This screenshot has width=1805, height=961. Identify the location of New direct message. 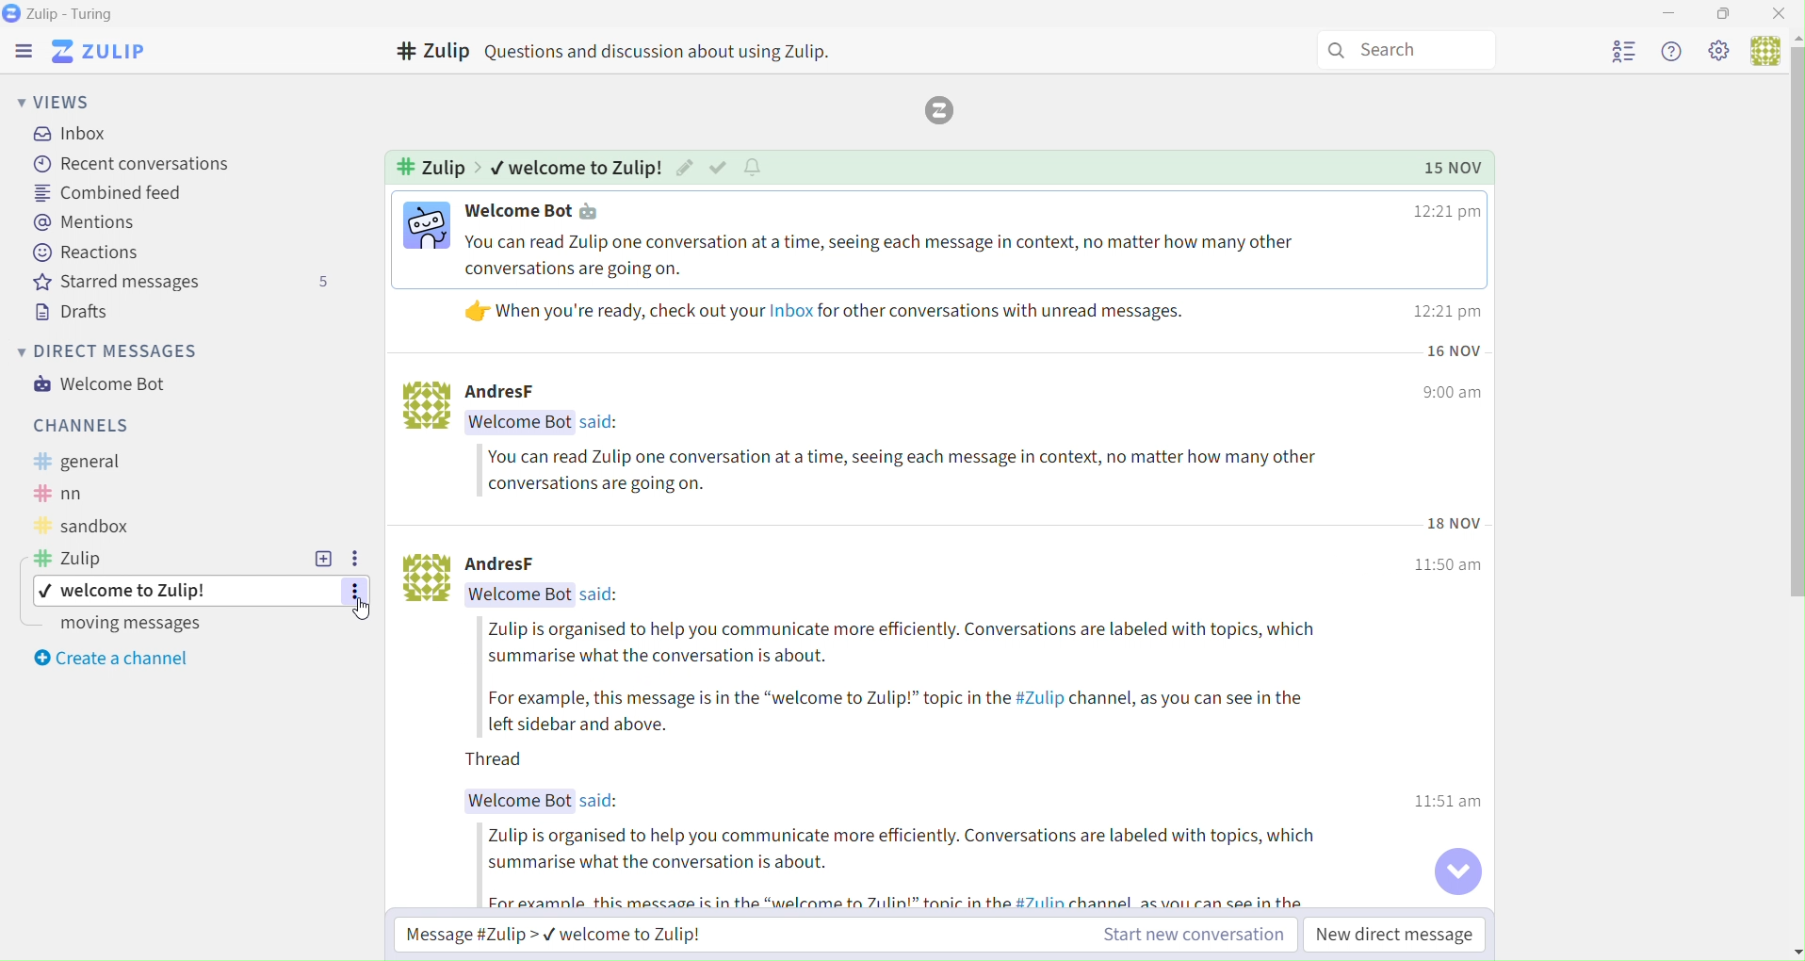
(1395, 935).